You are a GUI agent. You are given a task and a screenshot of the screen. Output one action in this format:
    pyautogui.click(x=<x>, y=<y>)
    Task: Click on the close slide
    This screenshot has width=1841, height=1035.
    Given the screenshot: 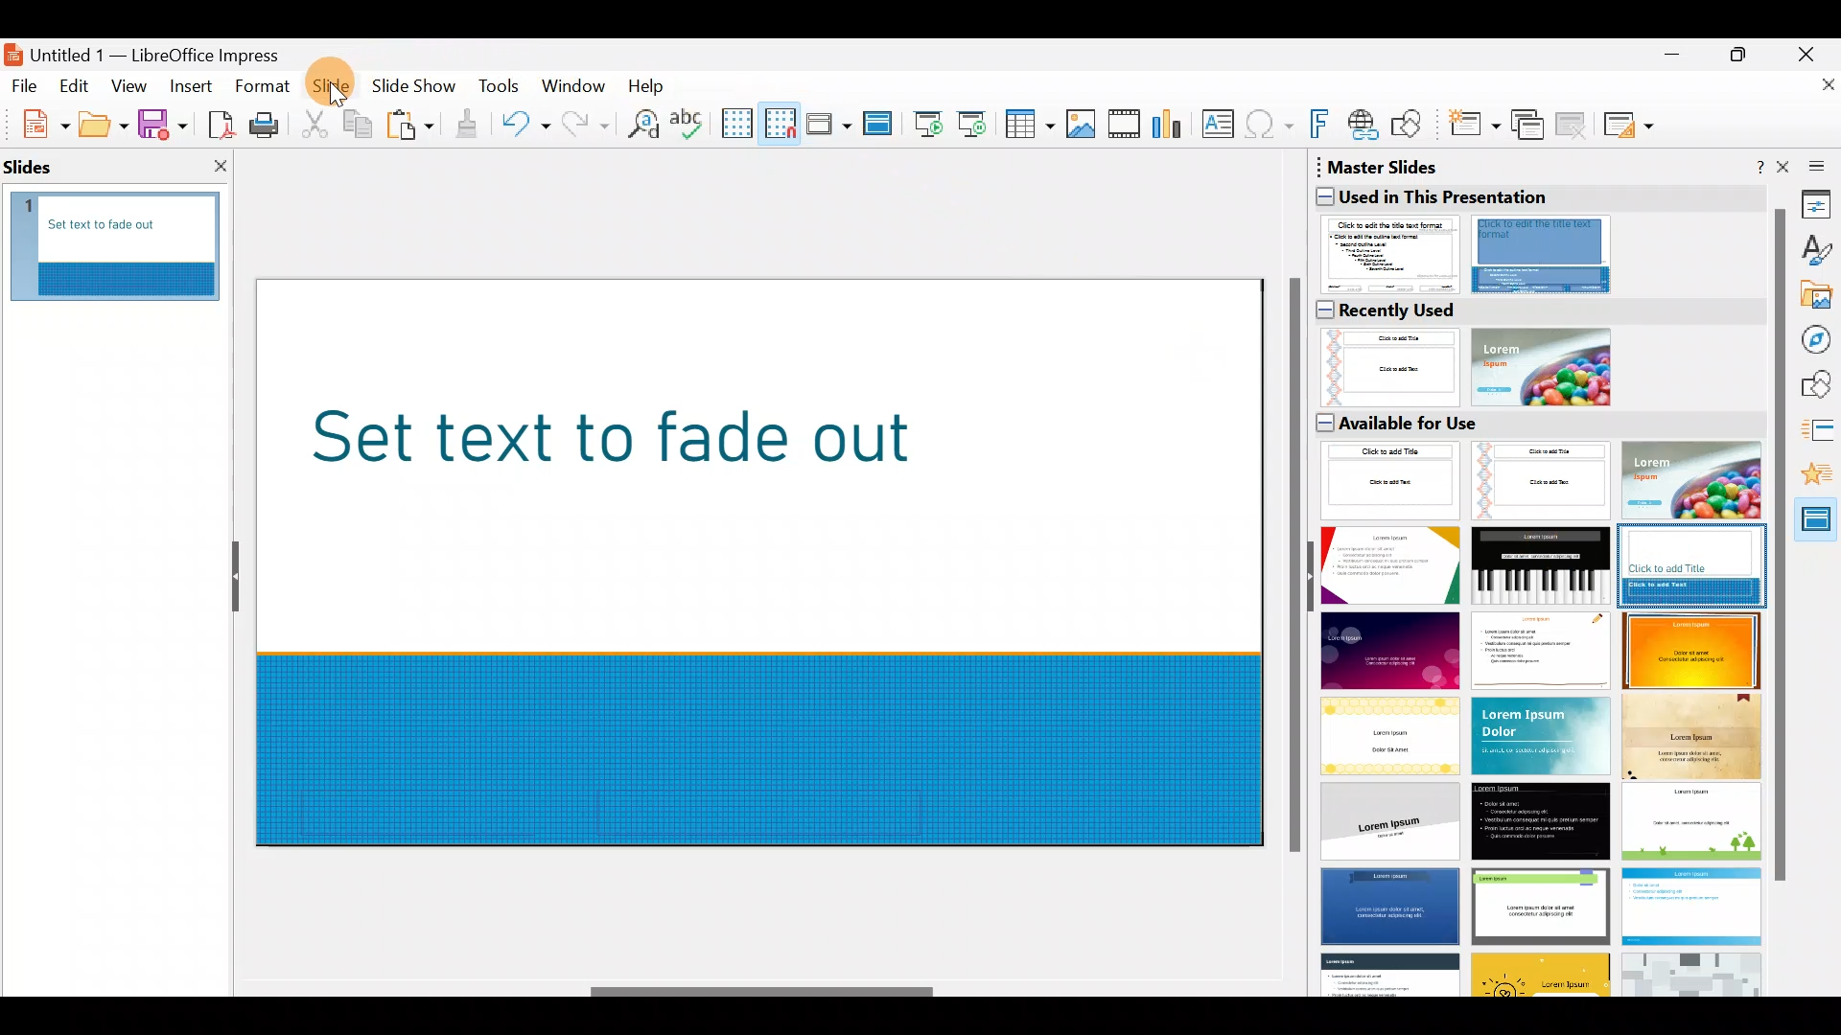 What is the action you would take?
    pyautogui.click(x=220, y=165)
    